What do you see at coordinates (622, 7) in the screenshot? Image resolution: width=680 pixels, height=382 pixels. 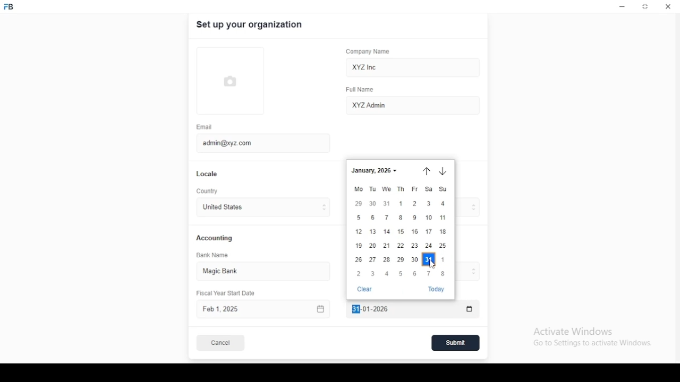 I see `minimize` at bounding box center [622, 7].